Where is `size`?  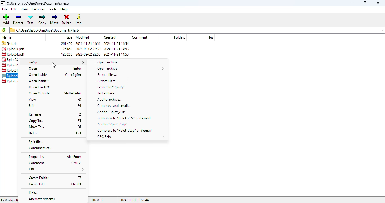 size is located at coordinates (66, 49).